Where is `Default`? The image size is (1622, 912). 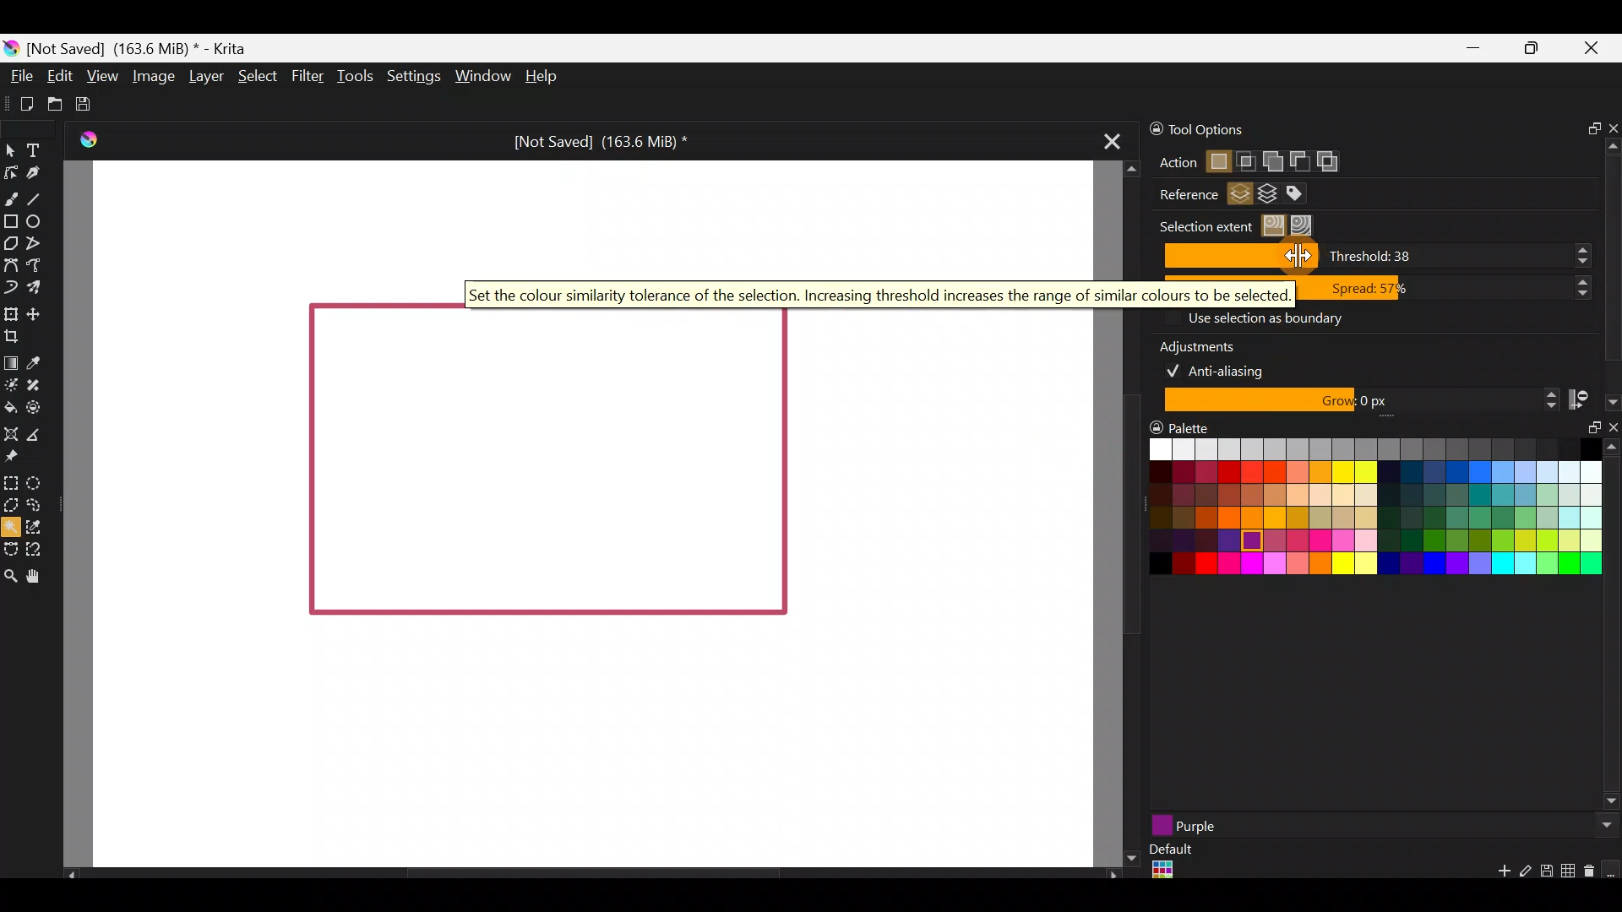
Default is located at coordinates (1169, 863).